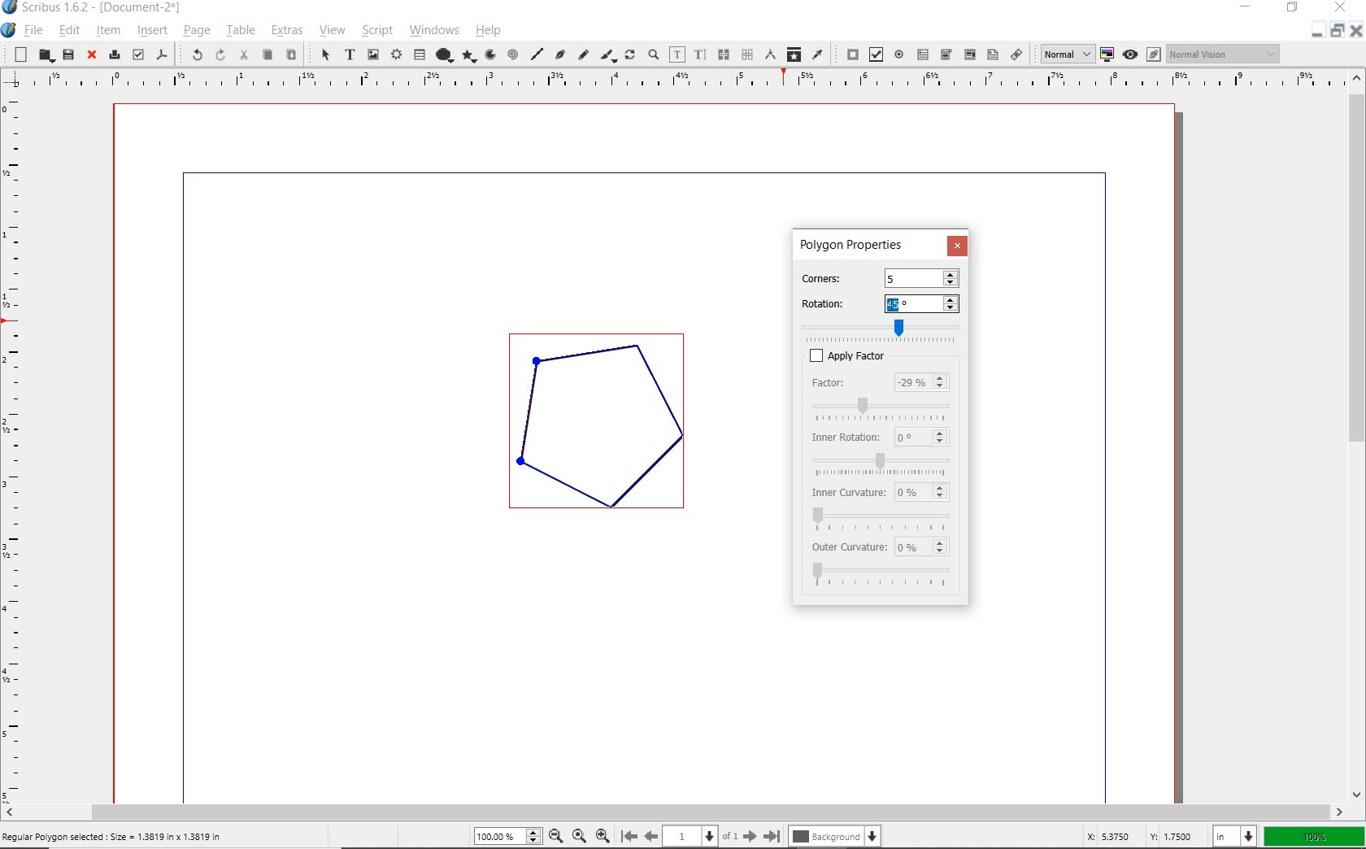 The image size is (1366, 849). Describe the element at coordinates (810, 355) in the screenshot. I see `checkbox` at that location.